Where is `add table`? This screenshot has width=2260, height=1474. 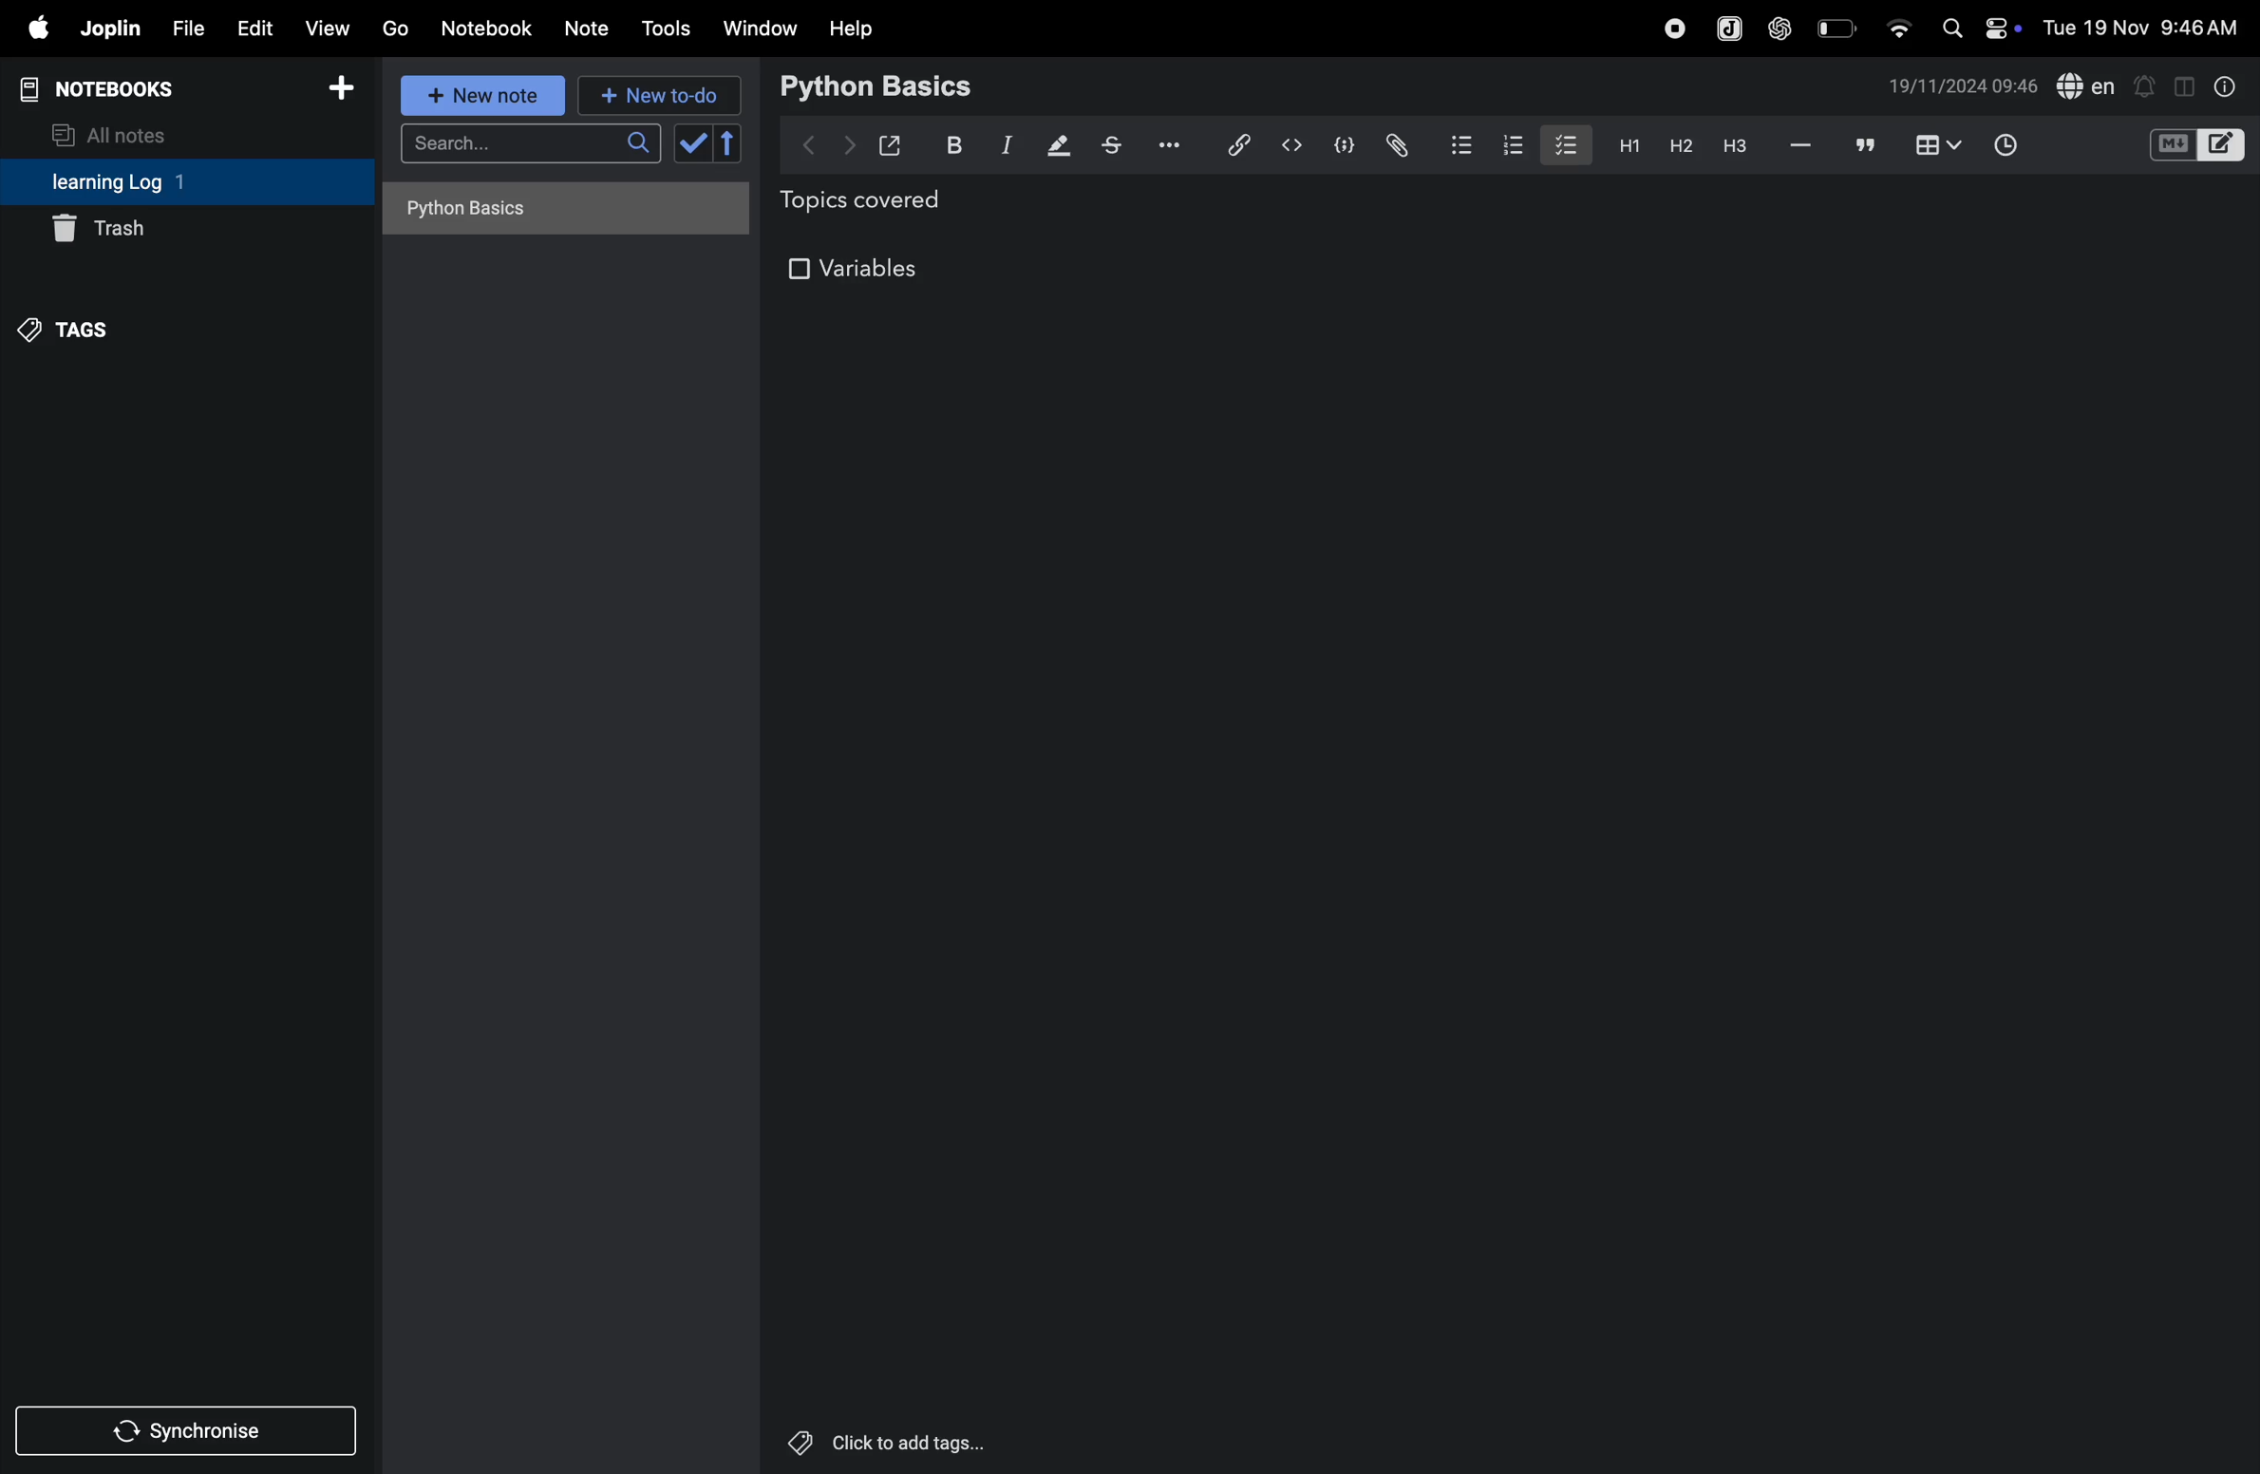 add table is located at coordinates (1934, 146).